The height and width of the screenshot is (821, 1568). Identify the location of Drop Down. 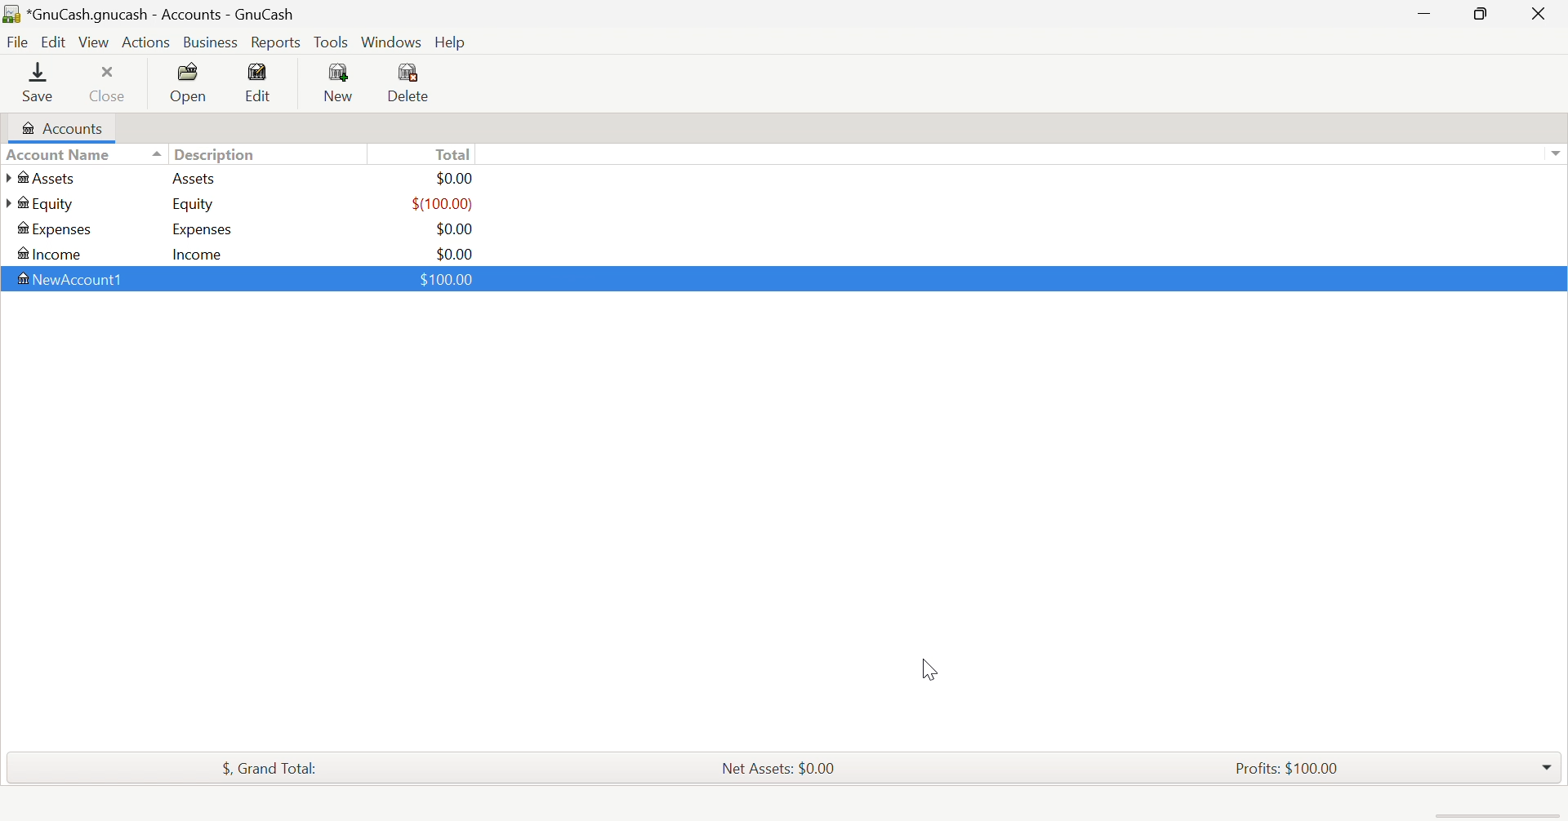
(1548, 767).